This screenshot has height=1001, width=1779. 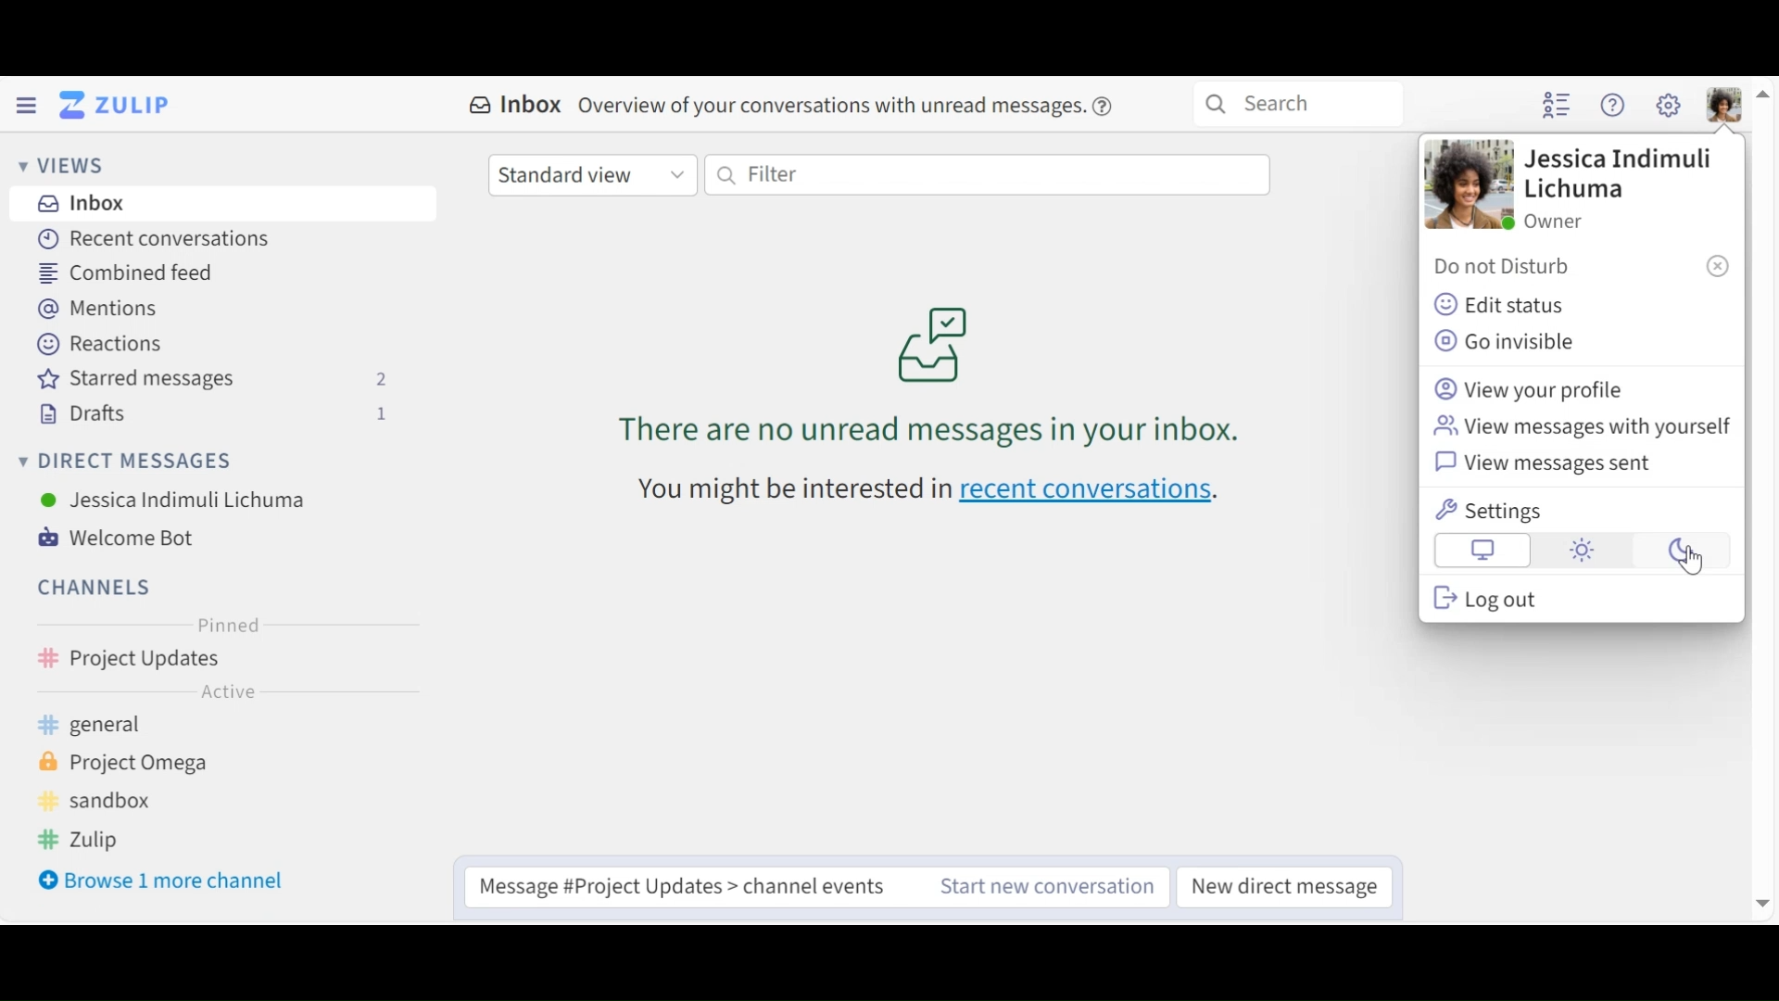 I want to click on View your profile, so click(x=1533, y=388).